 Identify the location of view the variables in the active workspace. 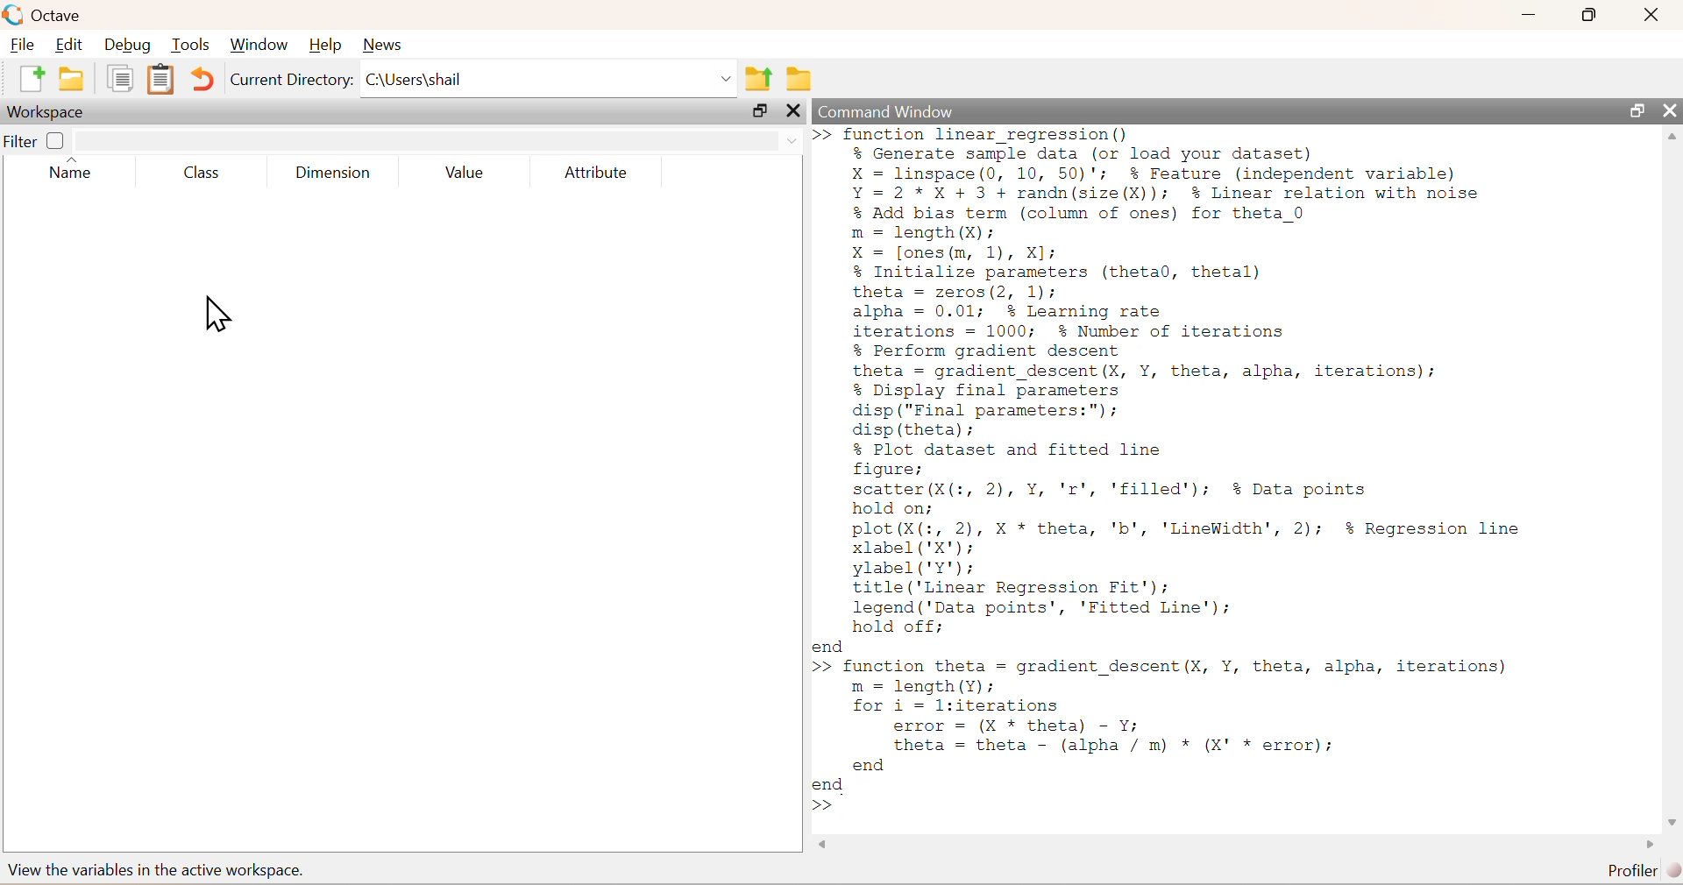
(158, 870).